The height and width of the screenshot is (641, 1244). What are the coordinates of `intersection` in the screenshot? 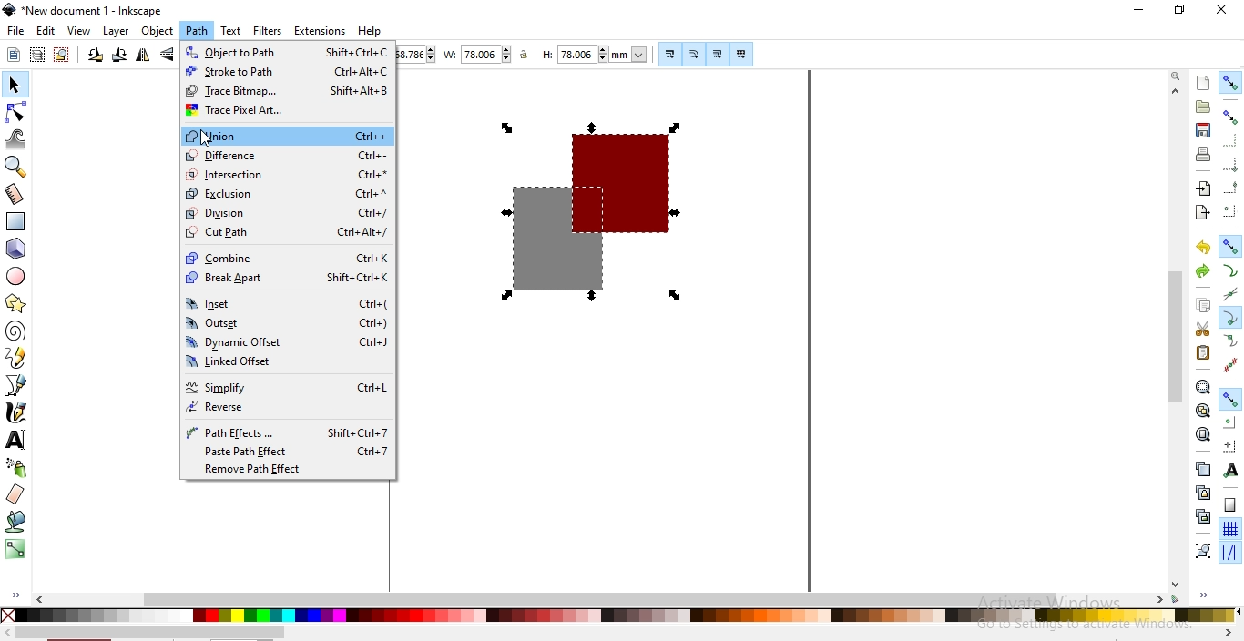 It's located at (285, 174).